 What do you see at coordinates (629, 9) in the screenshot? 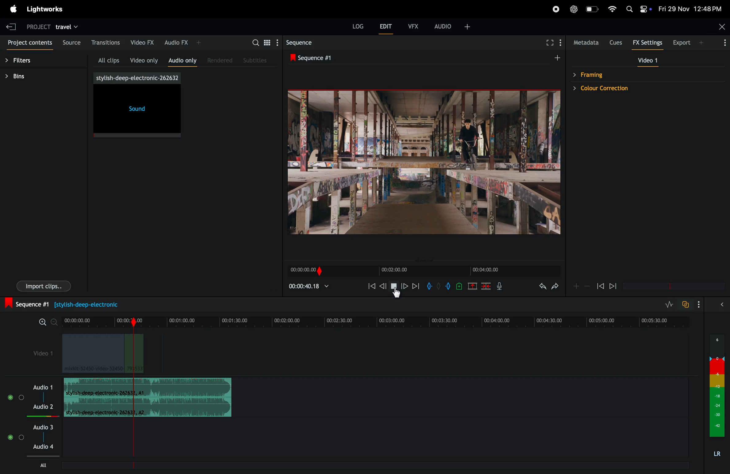
I see `Spotlight.` at bounding box center [629, 9].